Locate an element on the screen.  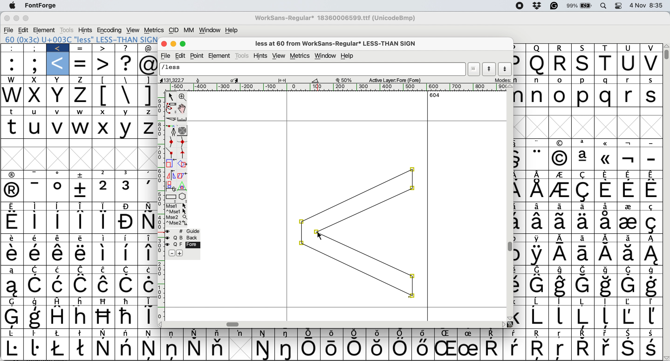
, is located at coordinates (146, 190).